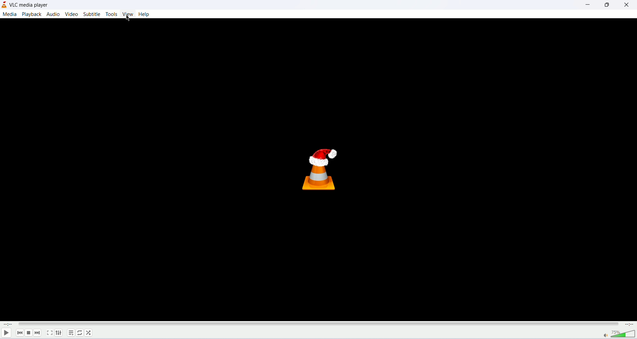  Describe the element at coordinates (6, 333) in the screenshot. I see `play/pause` at that location.